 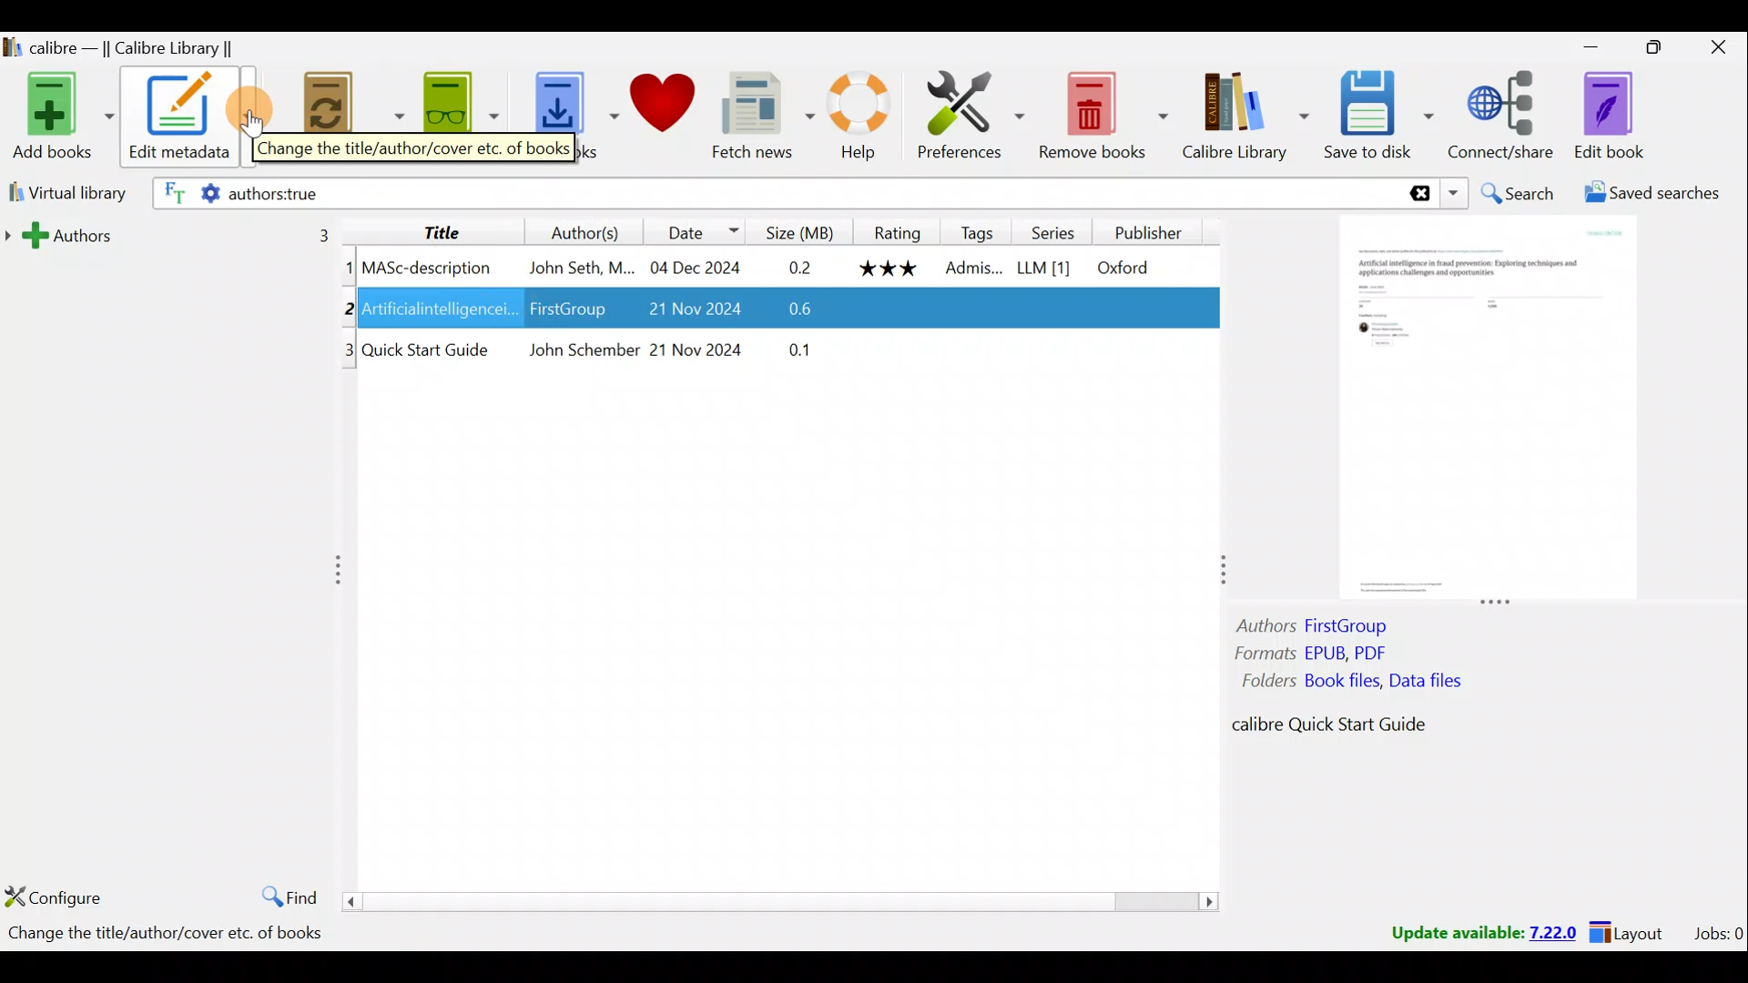 I want to click on Saved searches, so click(x=1662, y=193).